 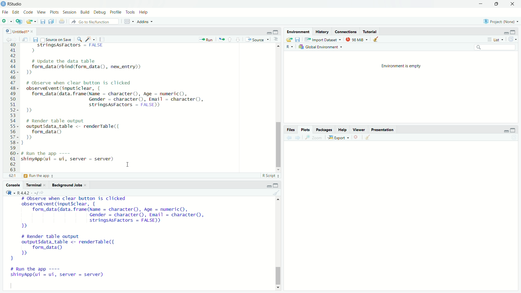 What do you see at coordinates (86, 67) in the screenshot?
I see `code to update the data table` at bounding box center [86, 67].